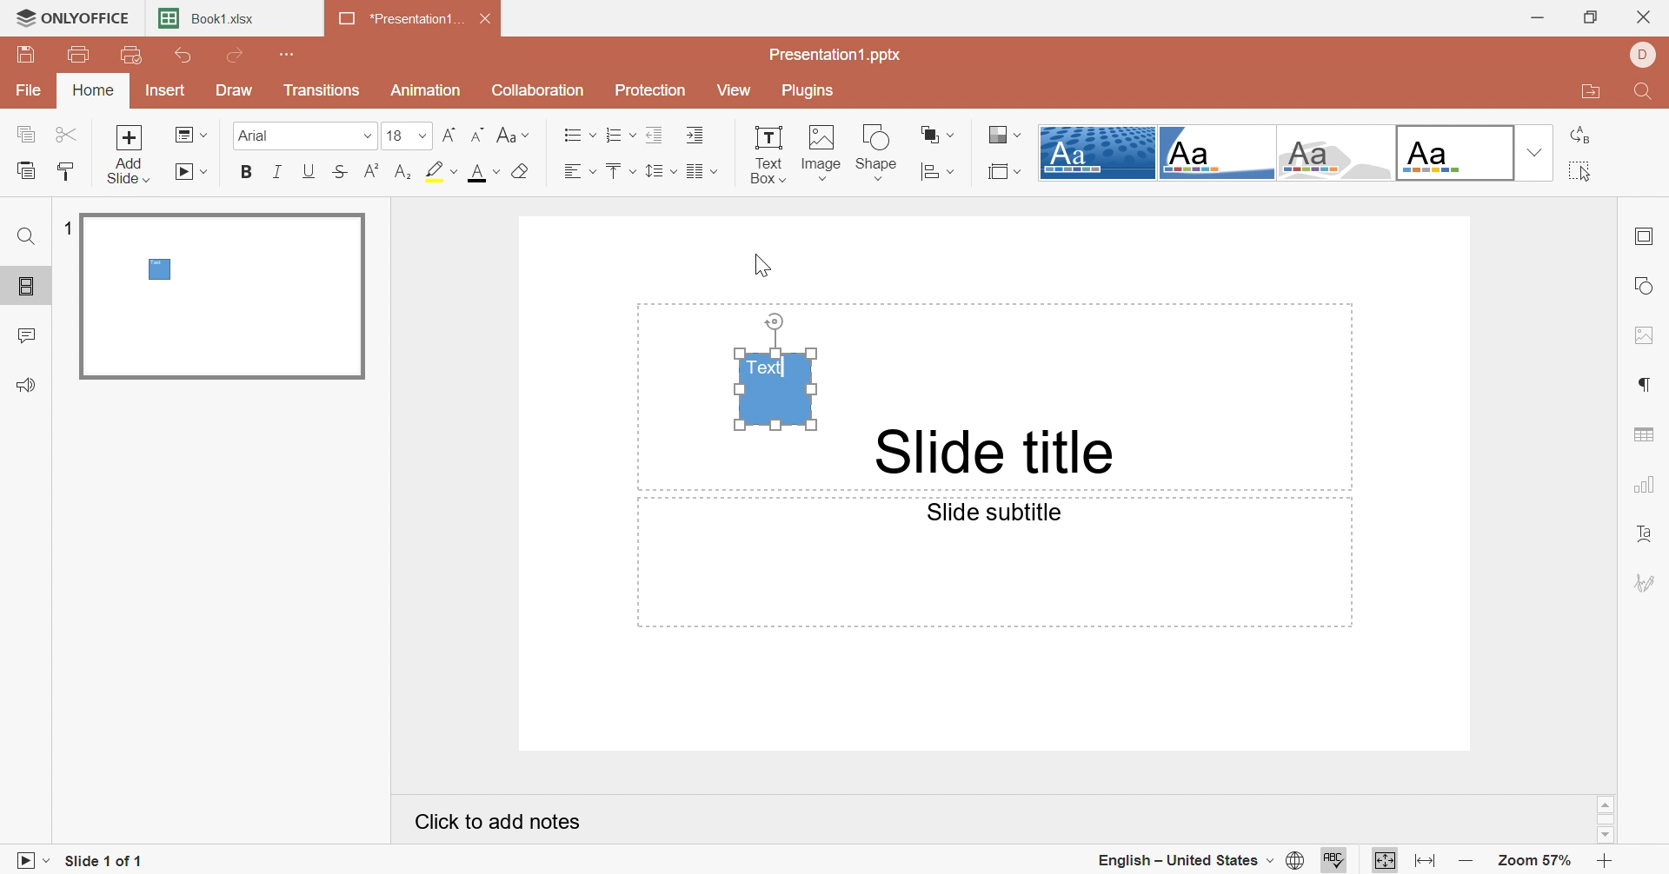 The image size is (1669, 874). I want to click on Comments, so click(25, 336).